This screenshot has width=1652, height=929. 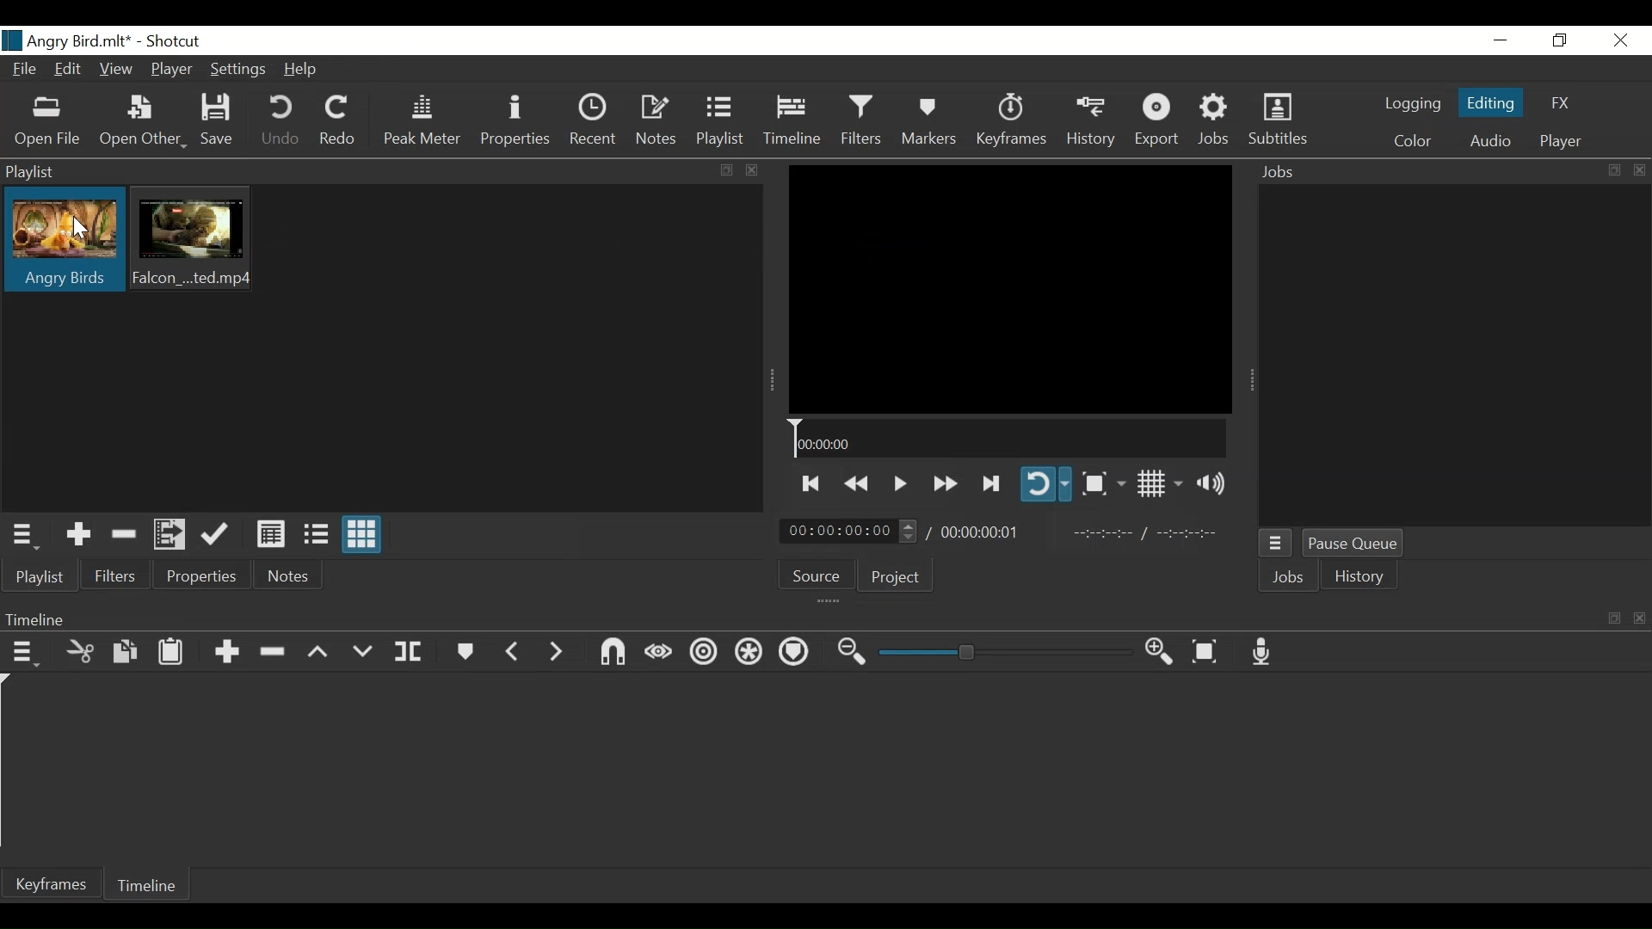 What do you see at coordinates (318, 651) in the screenshot?
I see `Lift` at bounding box center [318, 651].